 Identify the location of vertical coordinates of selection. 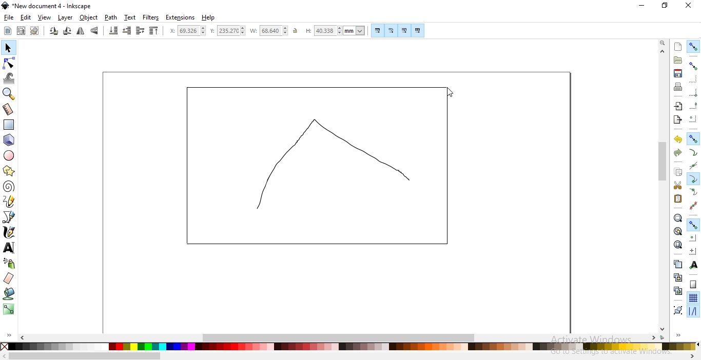
(227, 31).